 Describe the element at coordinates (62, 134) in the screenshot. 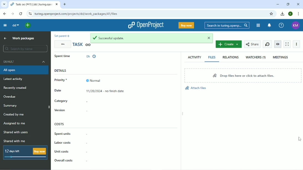

I see `Spent units` at that location.